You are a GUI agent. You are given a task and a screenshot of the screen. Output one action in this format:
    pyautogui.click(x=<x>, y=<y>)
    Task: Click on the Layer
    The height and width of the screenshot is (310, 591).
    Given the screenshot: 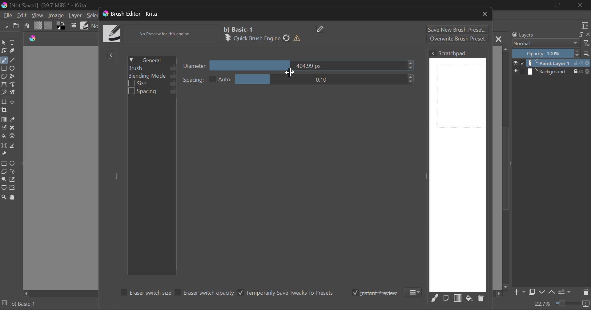 What is the action you would take?
    pyautogui.click(x=75, y=16)
    